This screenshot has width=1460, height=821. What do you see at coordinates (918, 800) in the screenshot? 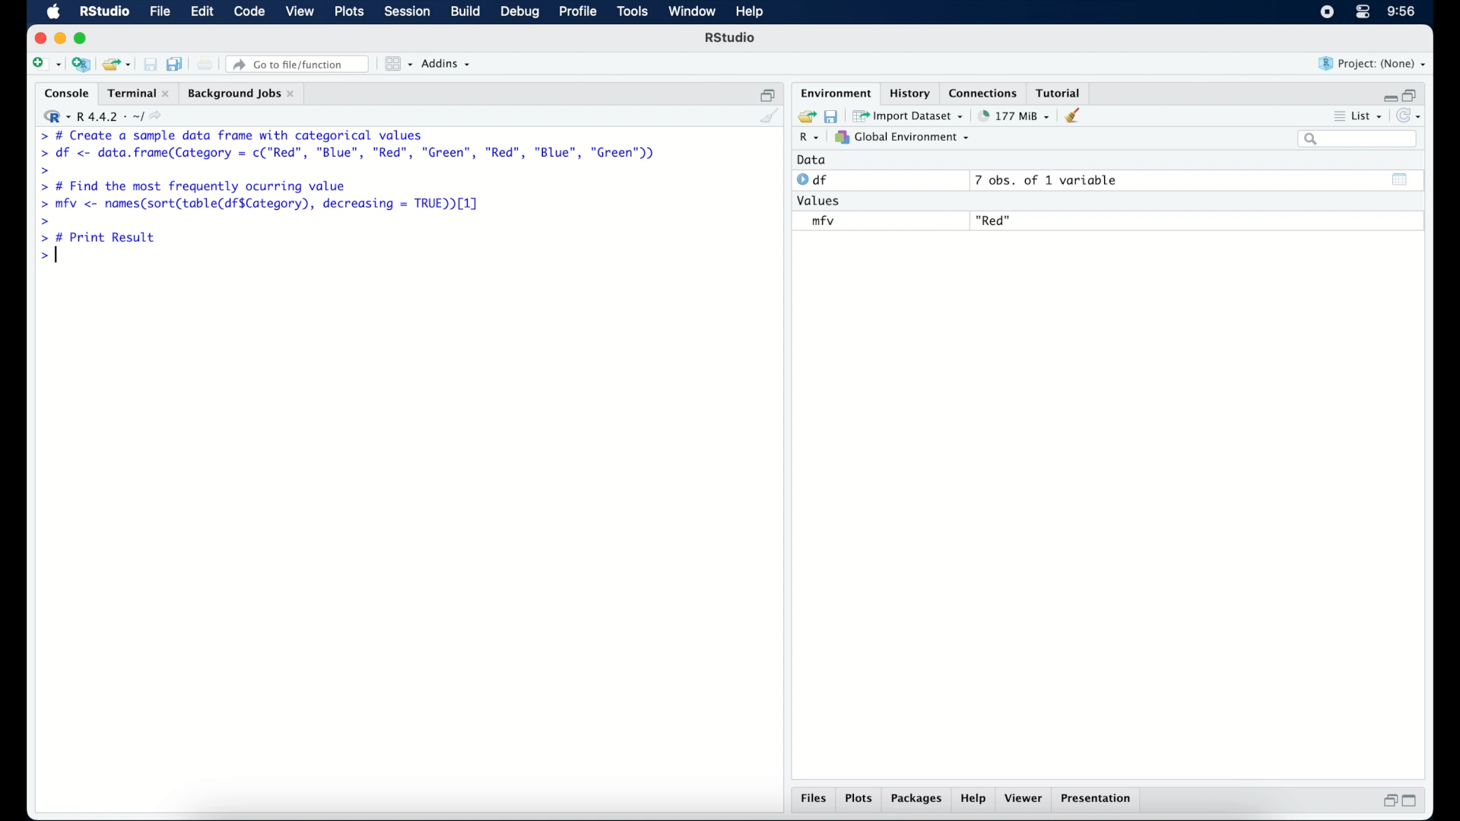
I see `packages` at bounding box center [918, 800].